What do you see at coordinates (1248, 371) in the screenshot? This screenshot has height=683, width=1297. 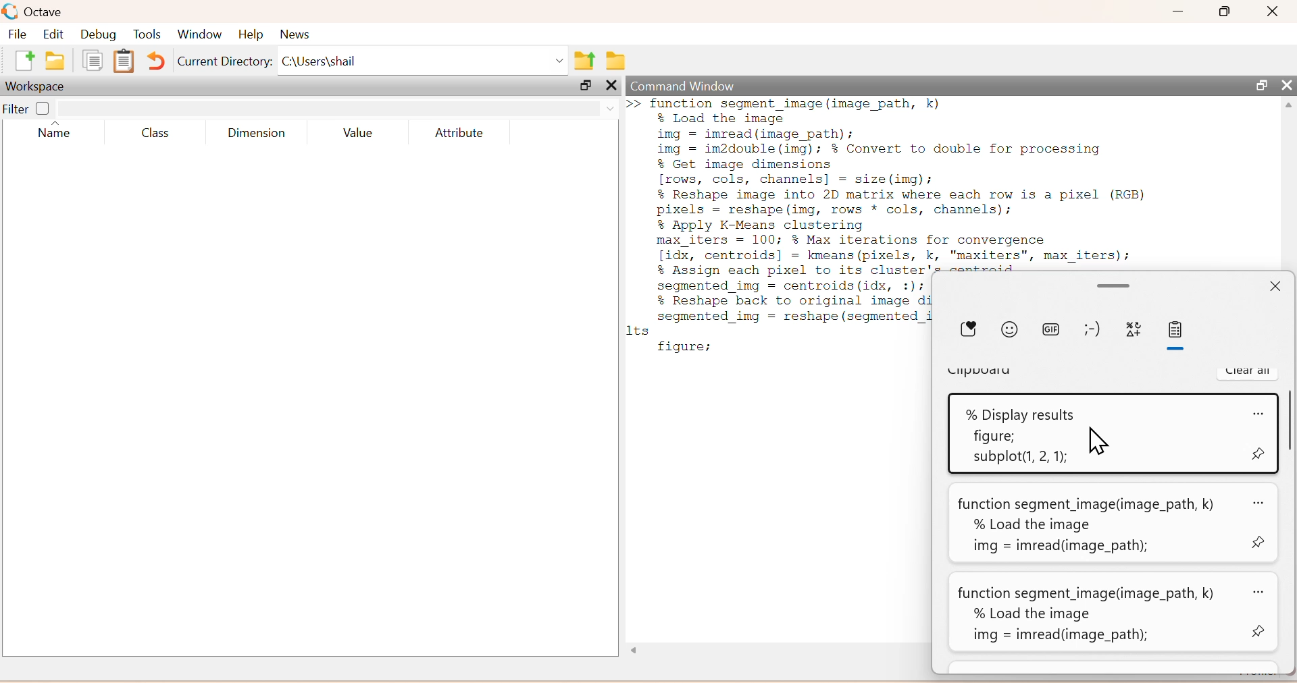 I see `Clear all` at bounding box center [1248, 371].